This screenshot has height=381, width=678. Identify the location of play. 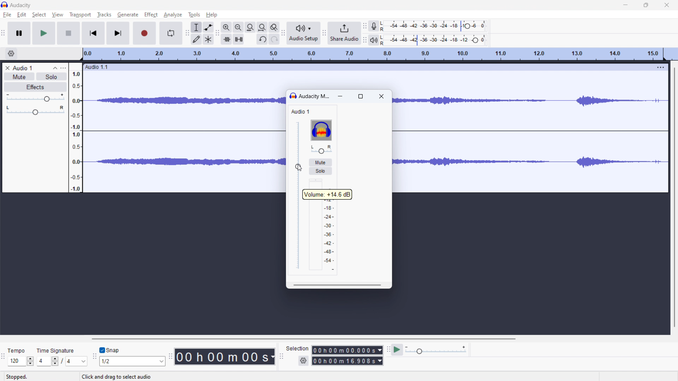
(44, 33).